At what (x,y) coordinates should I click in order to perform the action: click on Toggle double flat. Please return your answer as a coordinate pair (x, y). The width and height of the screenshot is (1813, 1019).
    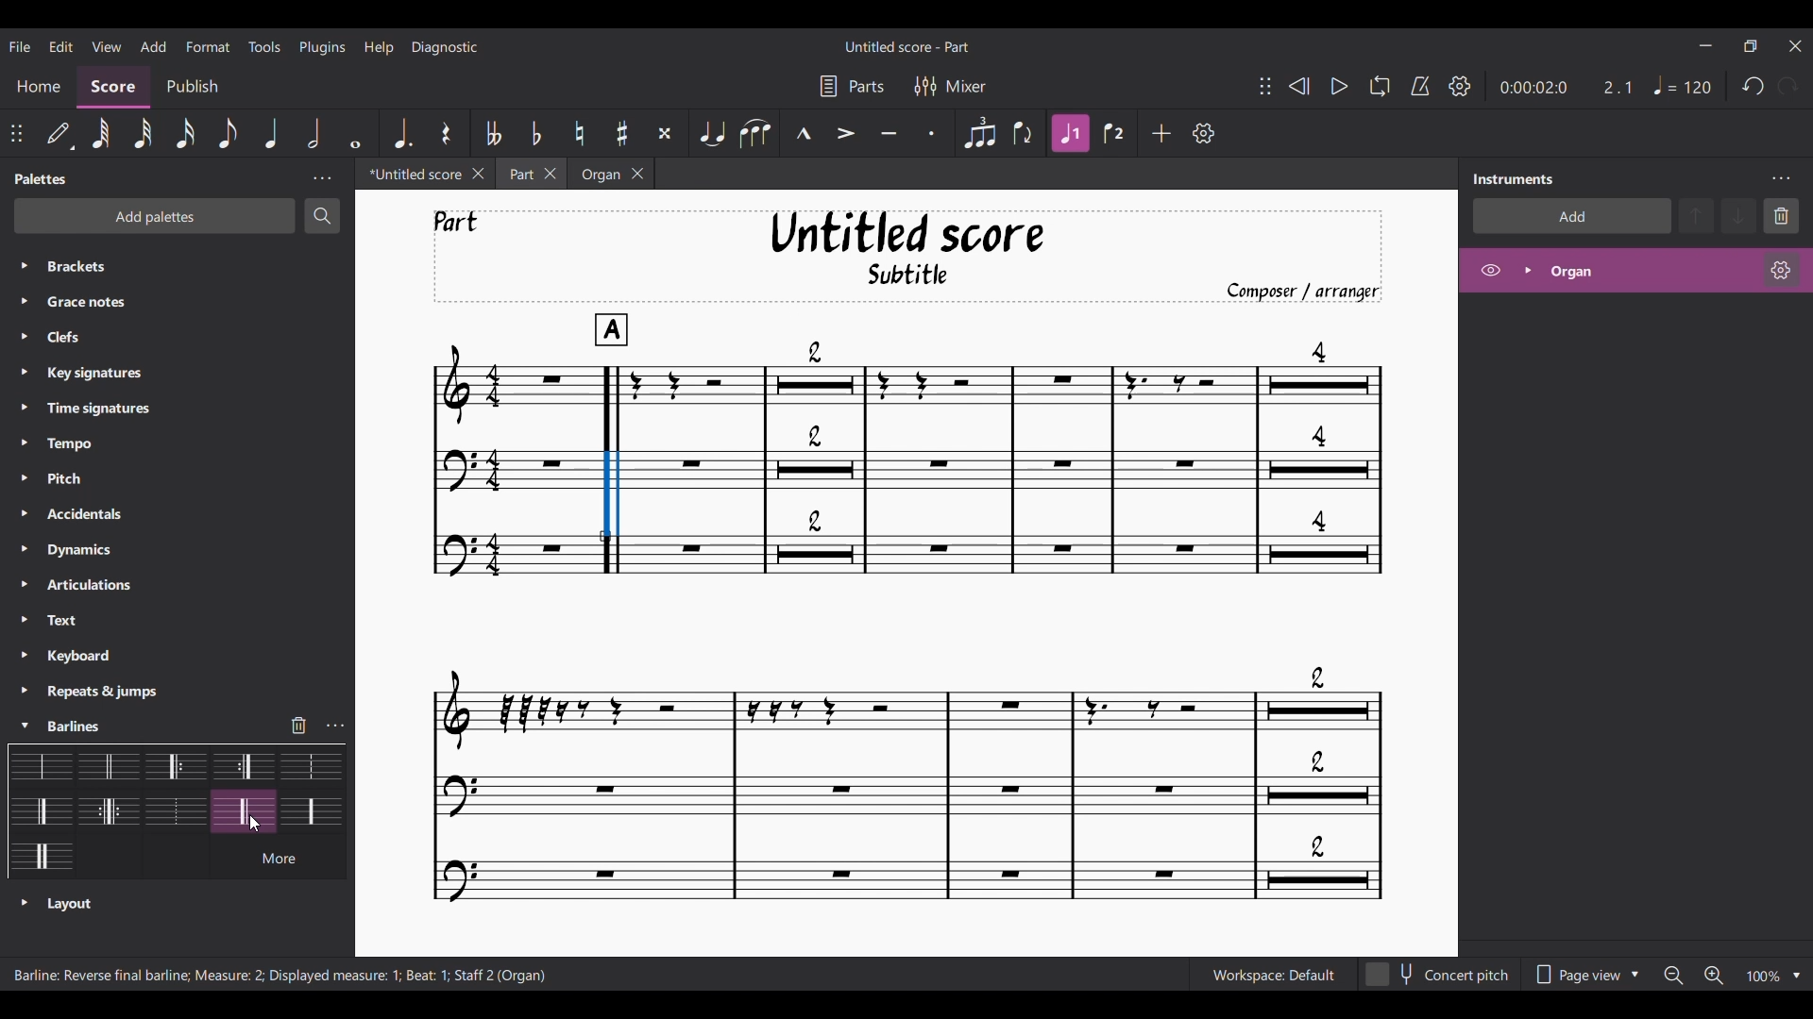
    Looking at the image, I should click on (494, 132).